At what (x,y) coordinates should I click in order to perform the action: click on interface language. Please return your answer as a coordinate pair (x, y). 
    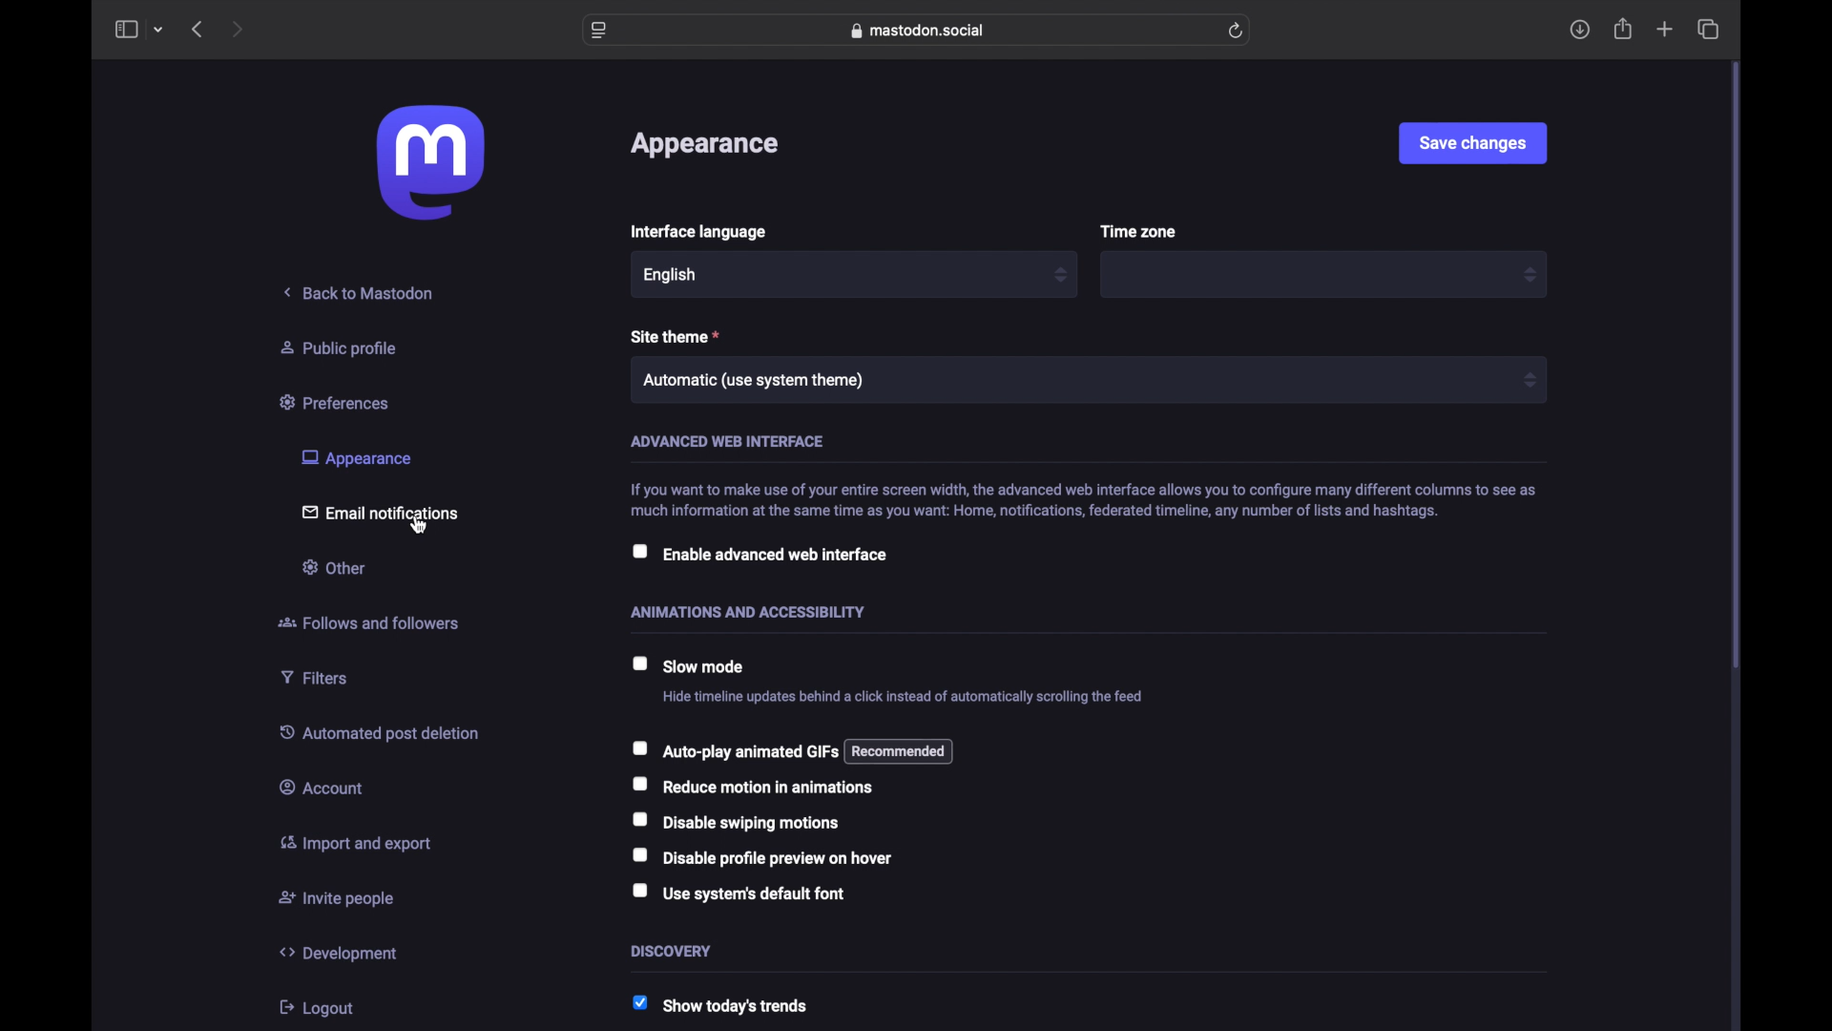
    Looking at the image, I should click on (697, 232).